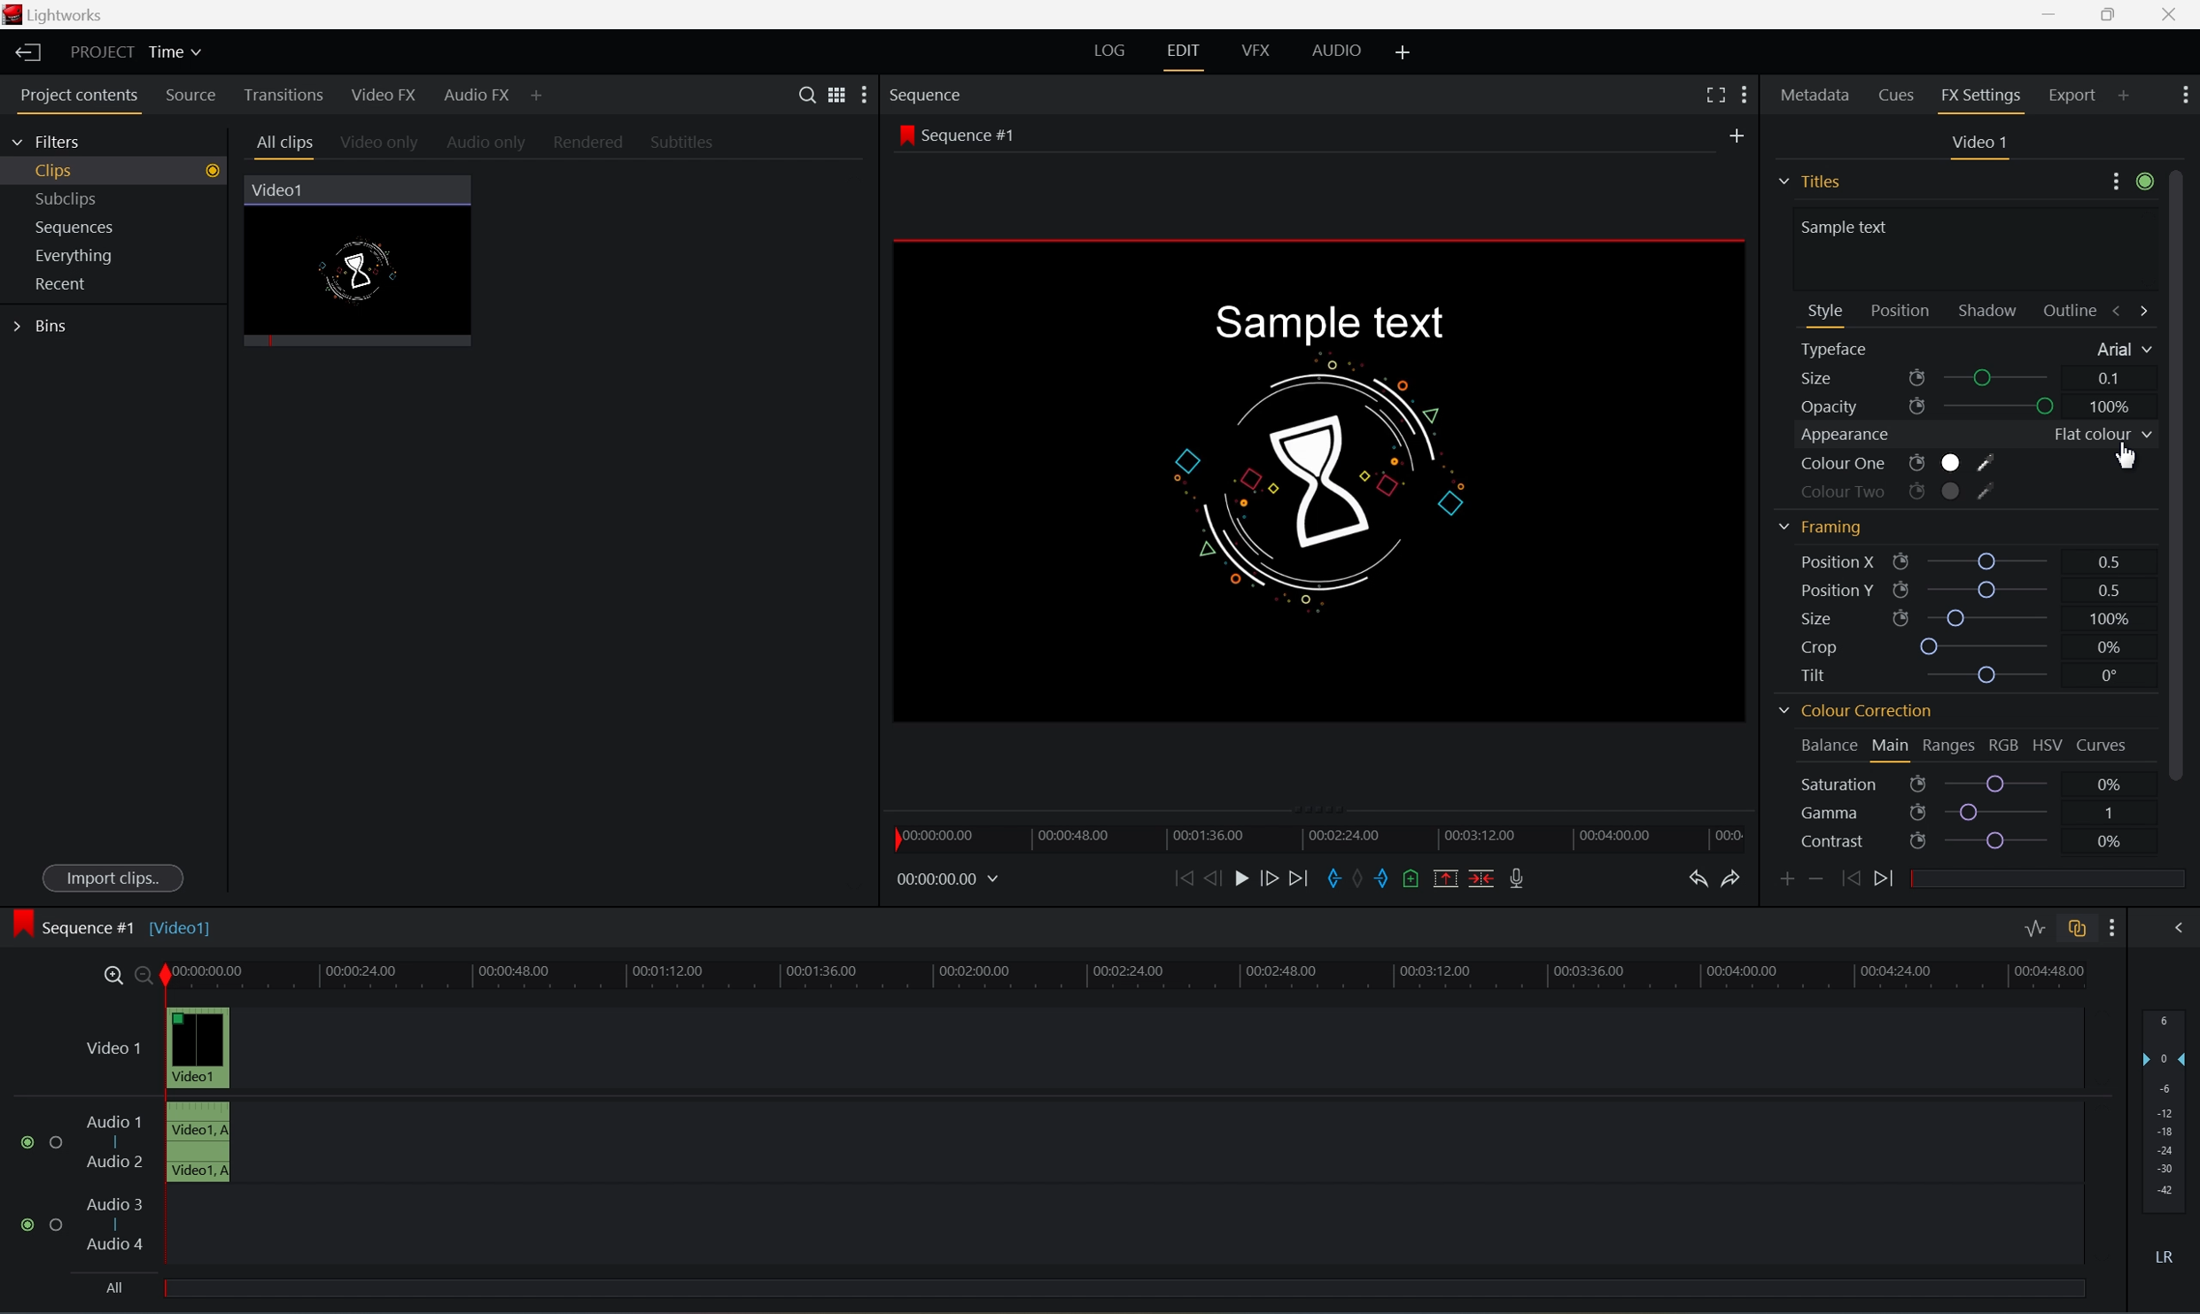 Image resolution: width=2200 pixels, height=1314 pixels. Describe the element at coordinates (478, 97) in the screenshot. I see `Audio FX` at that location.